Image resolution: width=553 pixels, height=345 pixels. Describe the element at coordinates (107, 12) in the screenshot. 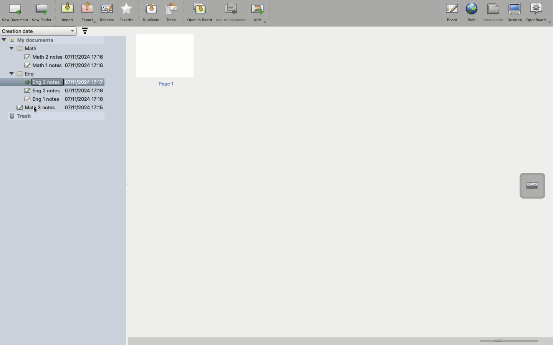

I see `Rename` at that location.